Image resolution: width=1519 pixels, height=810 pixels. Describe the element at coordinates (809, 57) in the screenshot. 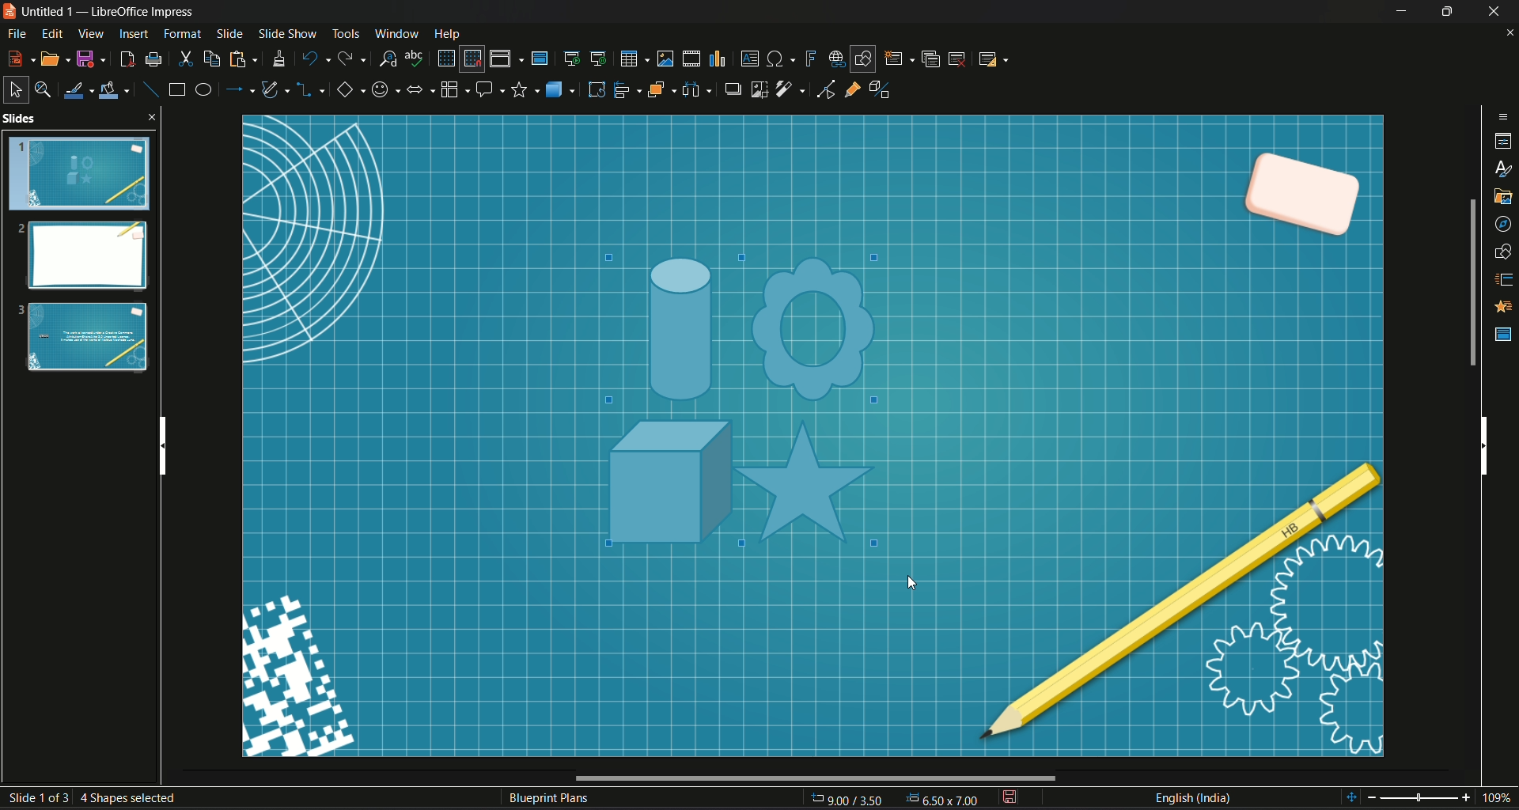

I see `insert fontwork text` at that location.